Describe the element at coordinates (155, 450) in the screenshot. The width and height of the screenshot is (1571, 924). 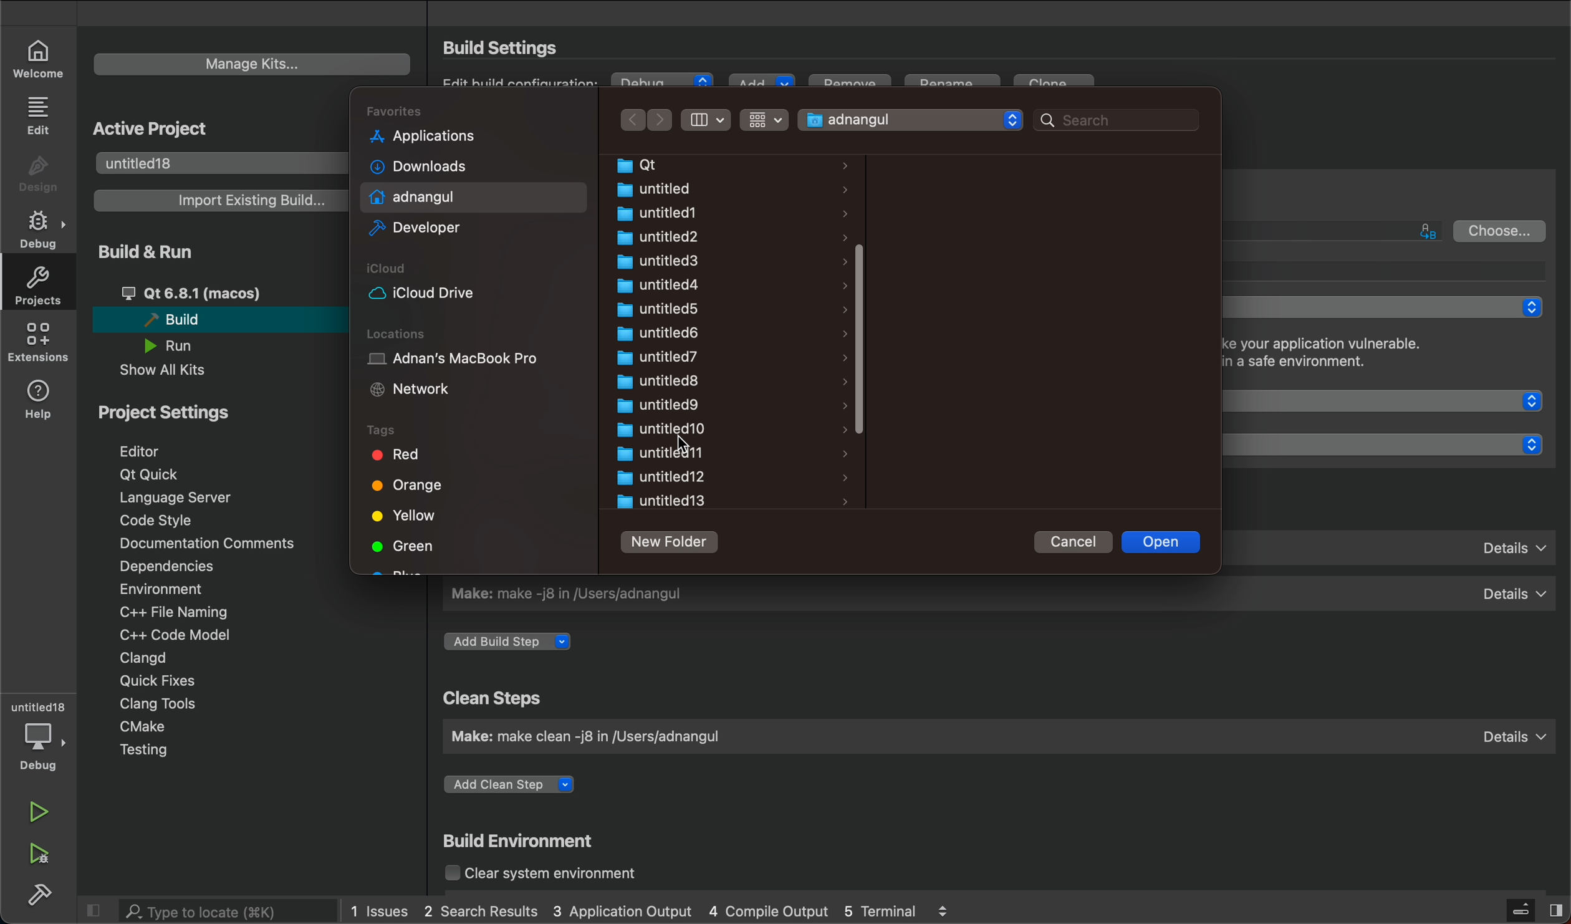
I see `editor` at that location.